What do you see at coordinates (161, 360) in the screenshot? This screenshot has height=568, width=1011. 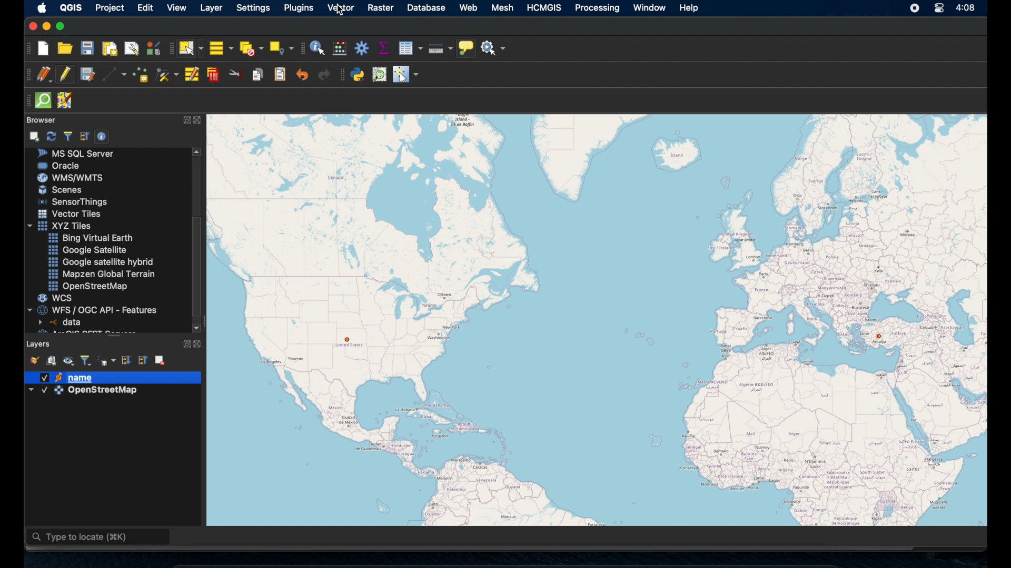 I see `remove layer/group` at bounding box center [161, 360].